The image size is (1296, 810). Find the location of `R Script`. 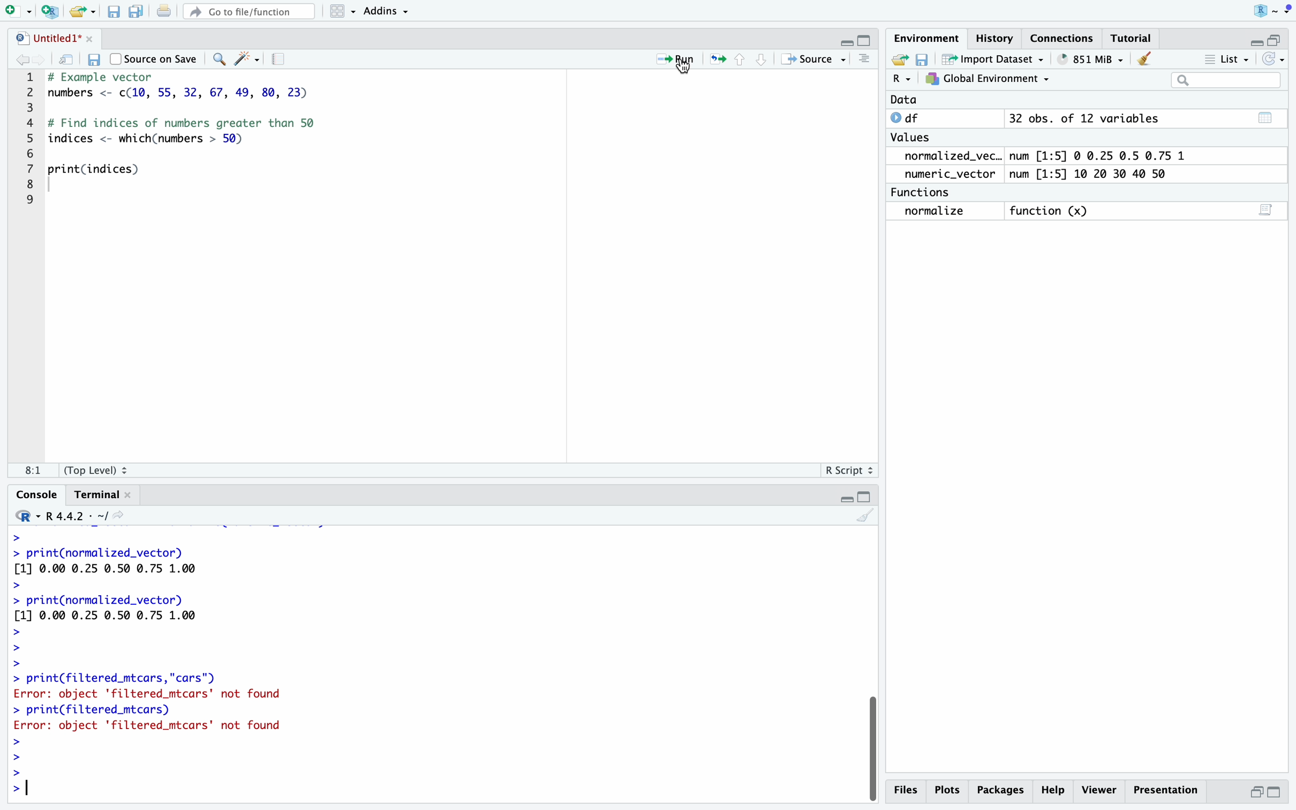

R Script is located at coordinates (846, 470).